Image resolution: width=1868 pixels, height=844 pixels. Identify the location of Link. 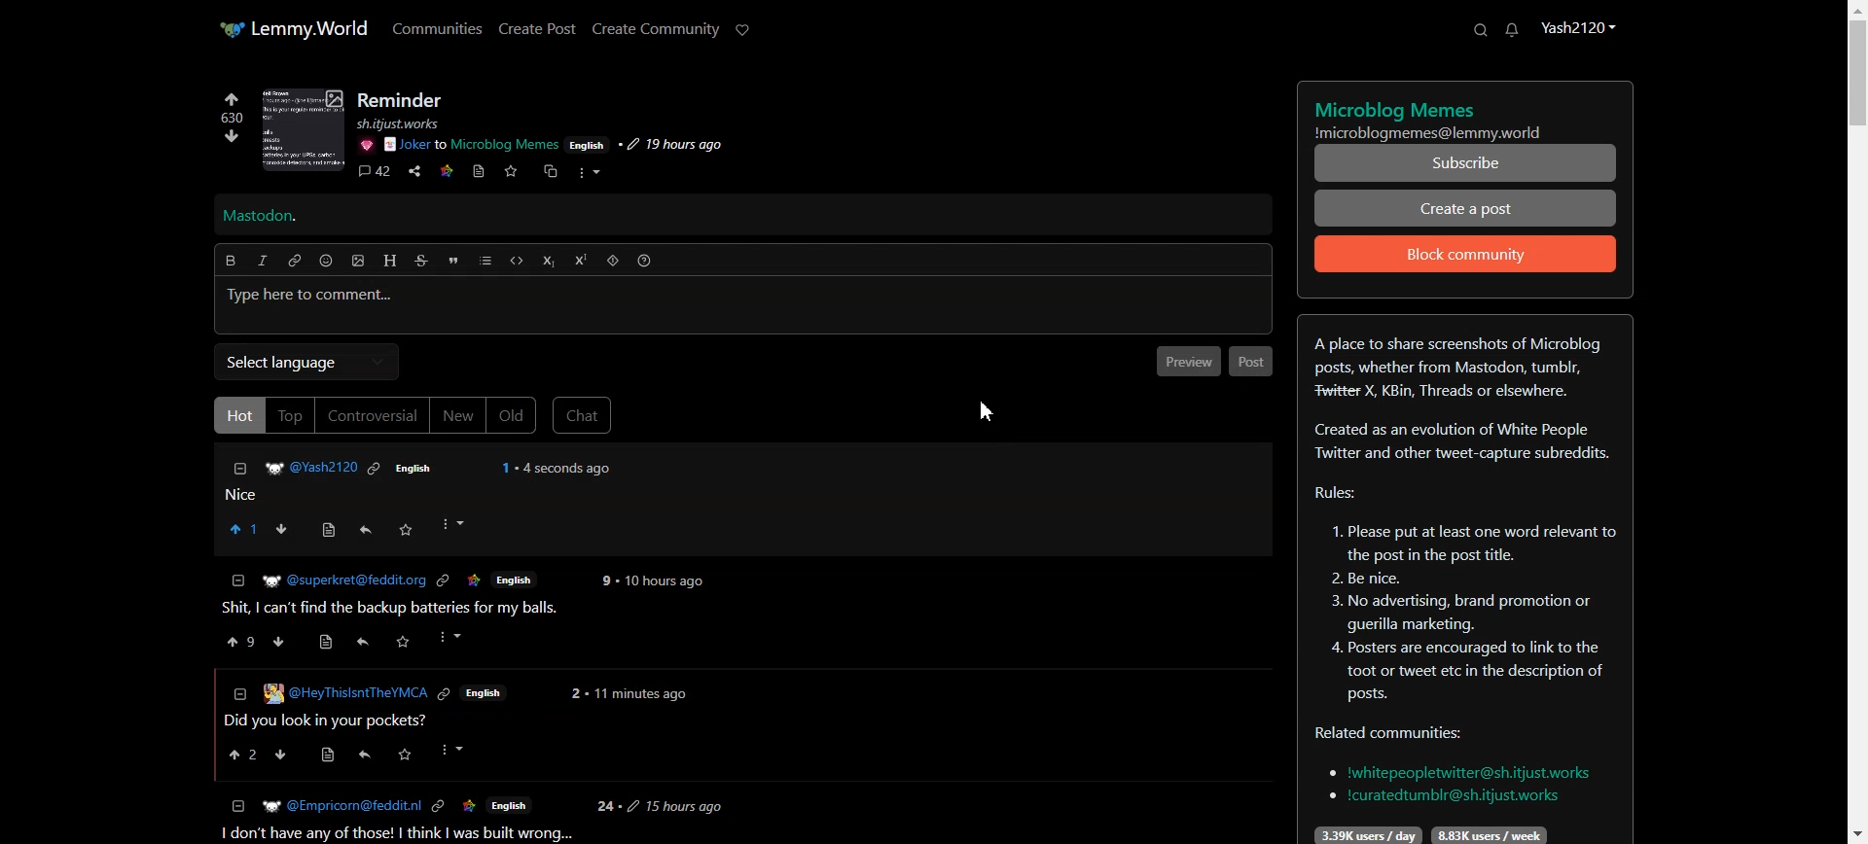
(438, 806).